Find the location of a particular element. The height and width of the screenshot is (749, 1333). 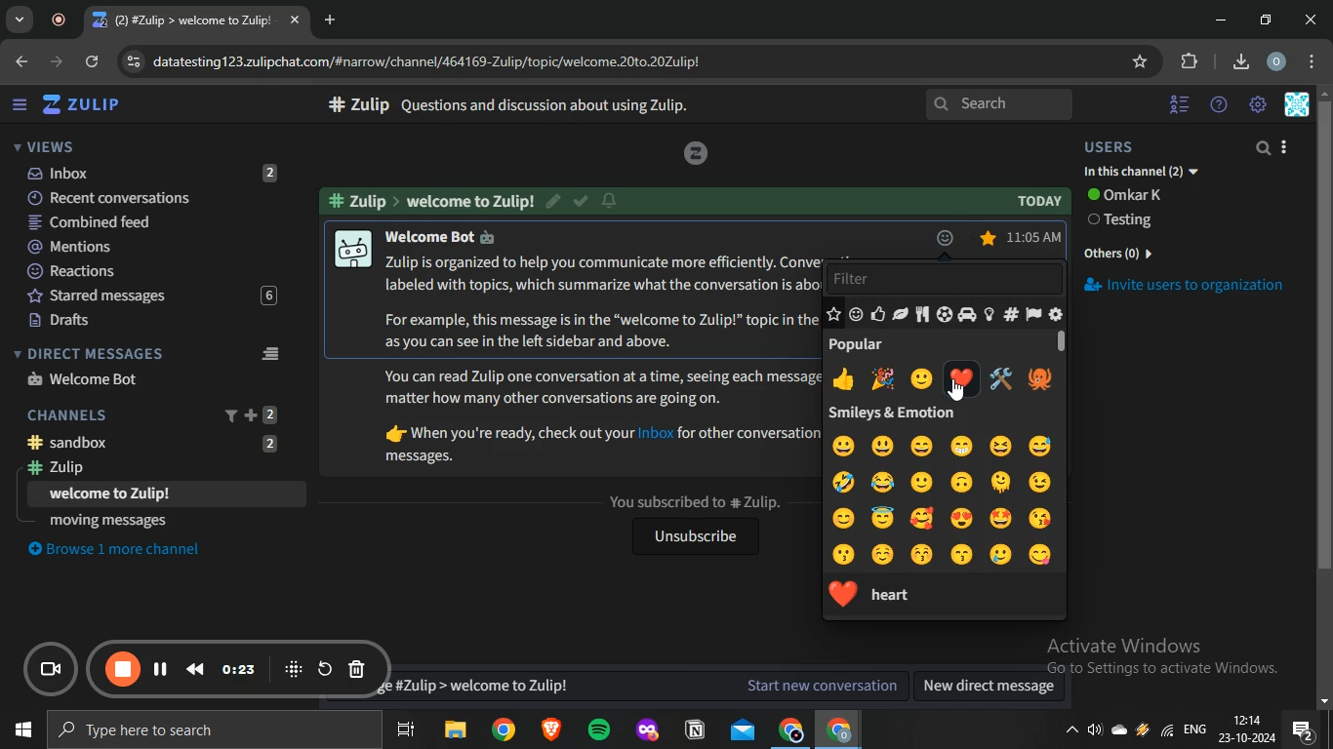

search is located at coordinates (1001, 105).